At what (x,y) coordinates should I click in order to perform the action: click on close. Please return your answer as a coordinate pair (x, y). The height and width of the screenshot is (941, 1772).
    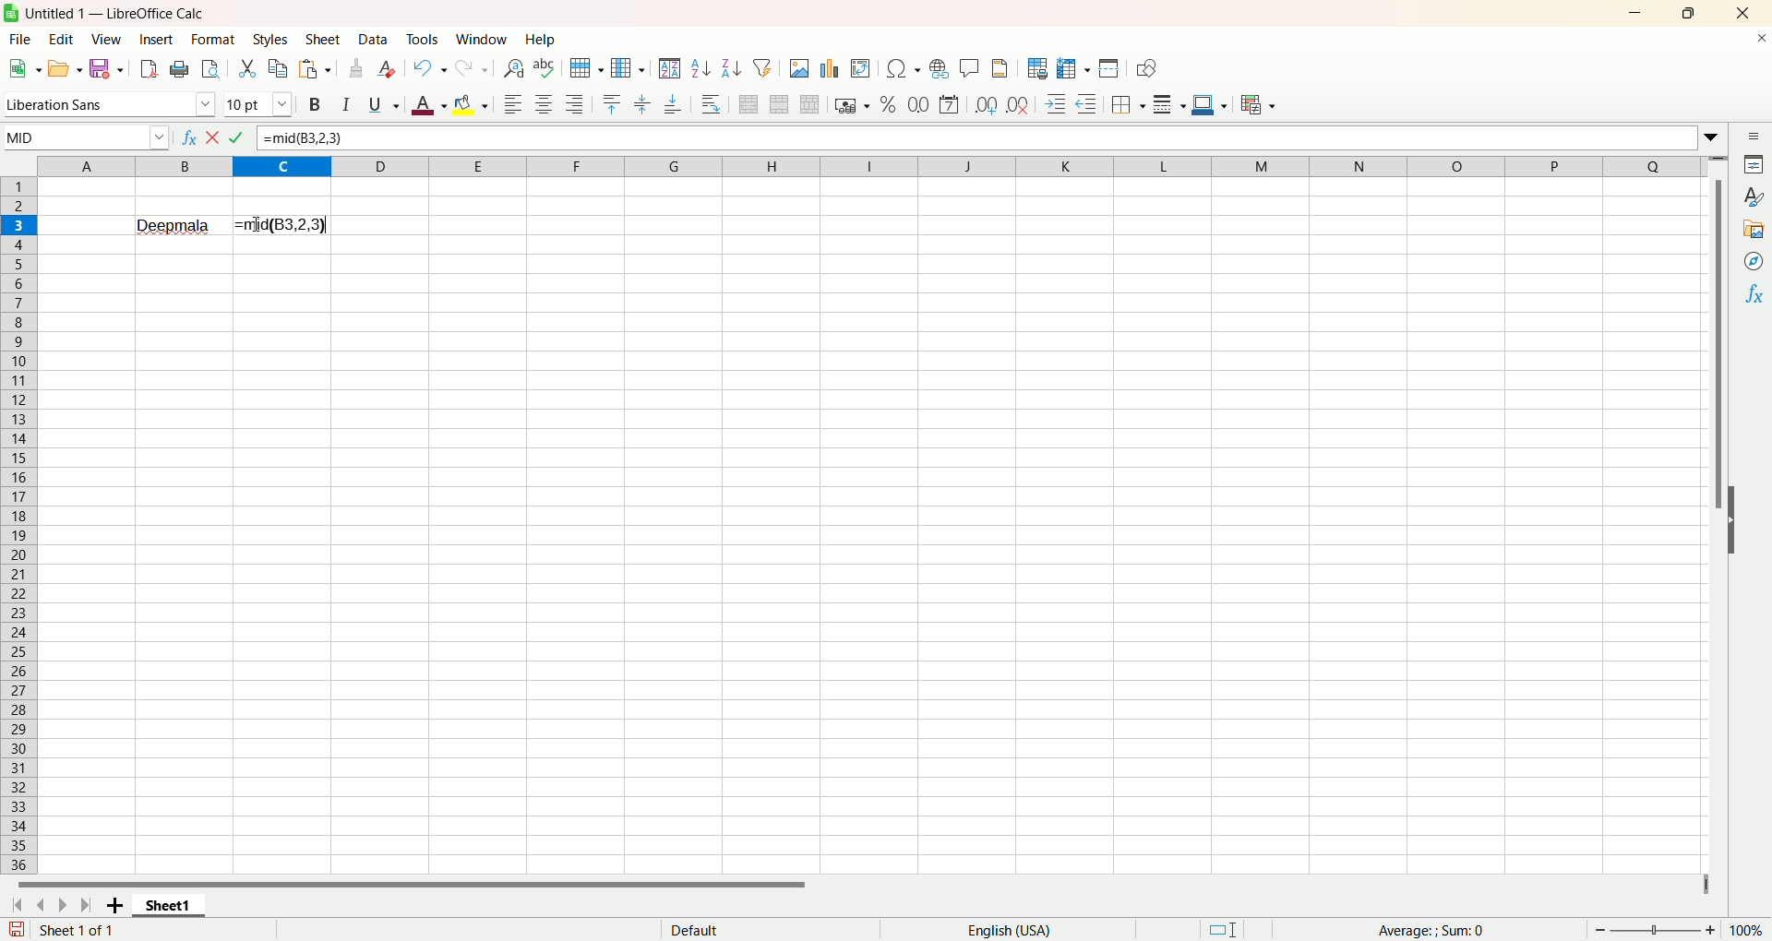
    Looking at the image, I should click on (1741, 13).